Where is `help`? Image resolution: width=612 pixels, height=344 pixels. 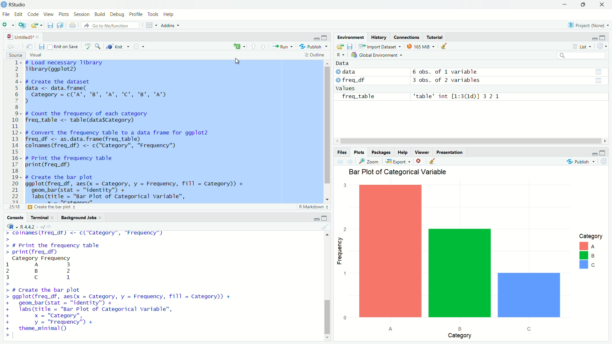 help is located at coordinates (169, 15).